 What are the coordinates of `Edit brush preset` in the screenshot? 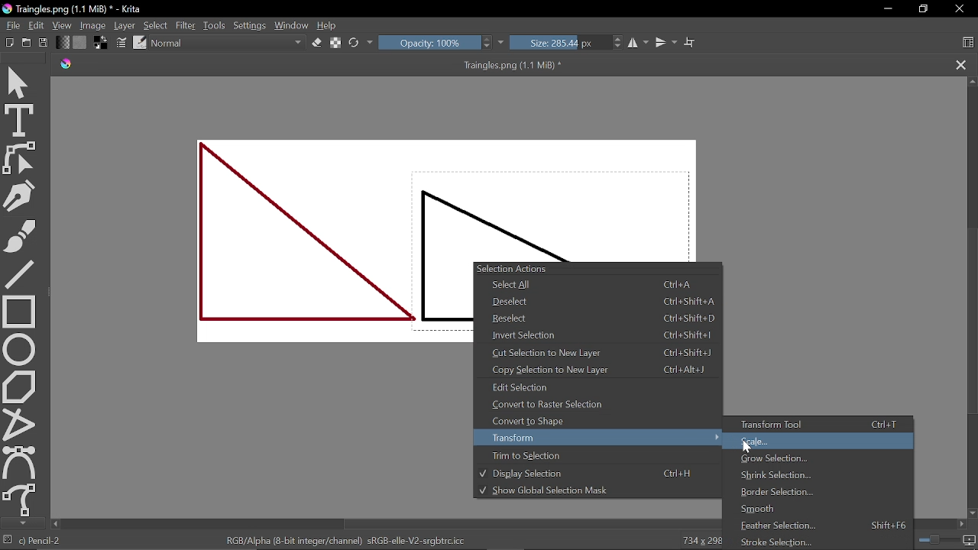 It's located at (141, 44).